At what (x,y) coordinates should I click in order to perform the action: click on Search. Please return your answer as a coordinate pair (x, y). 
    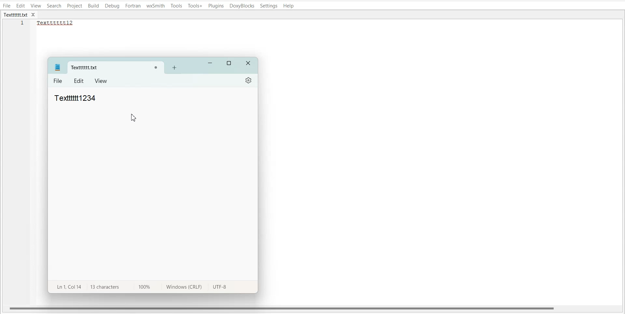
    Looking at the image, I should click on (54, 6).